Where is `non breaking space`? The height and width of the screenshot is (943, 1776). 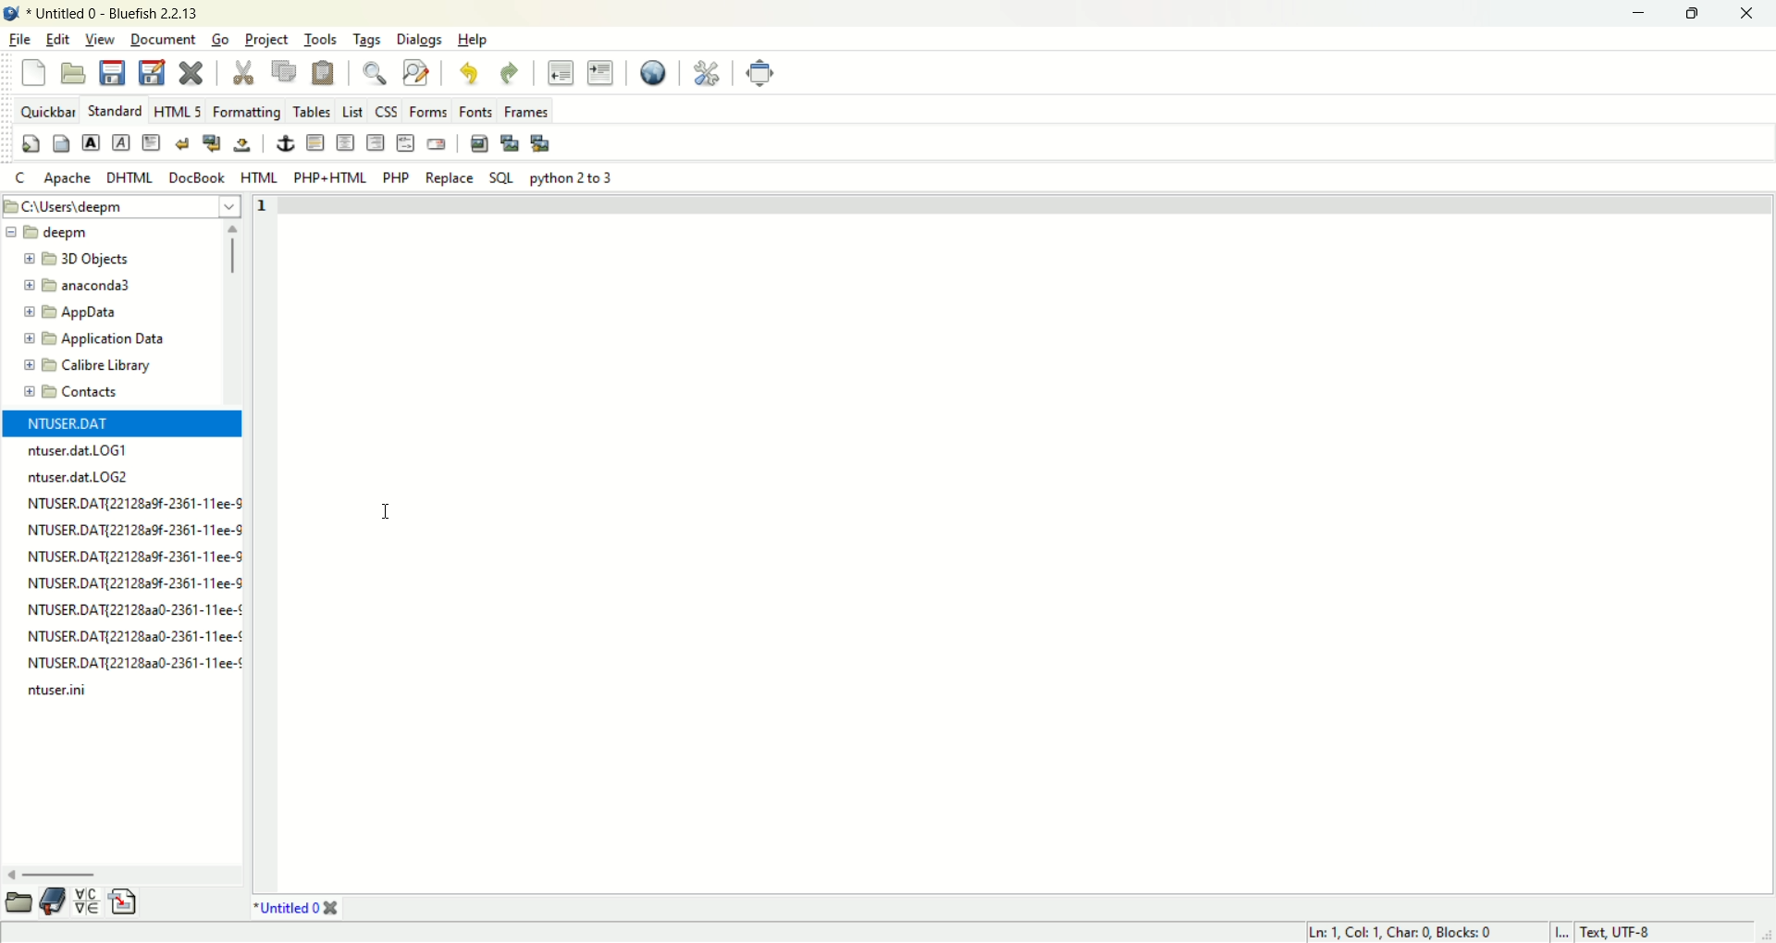 non breaking space is located at coordinates (241, 147).